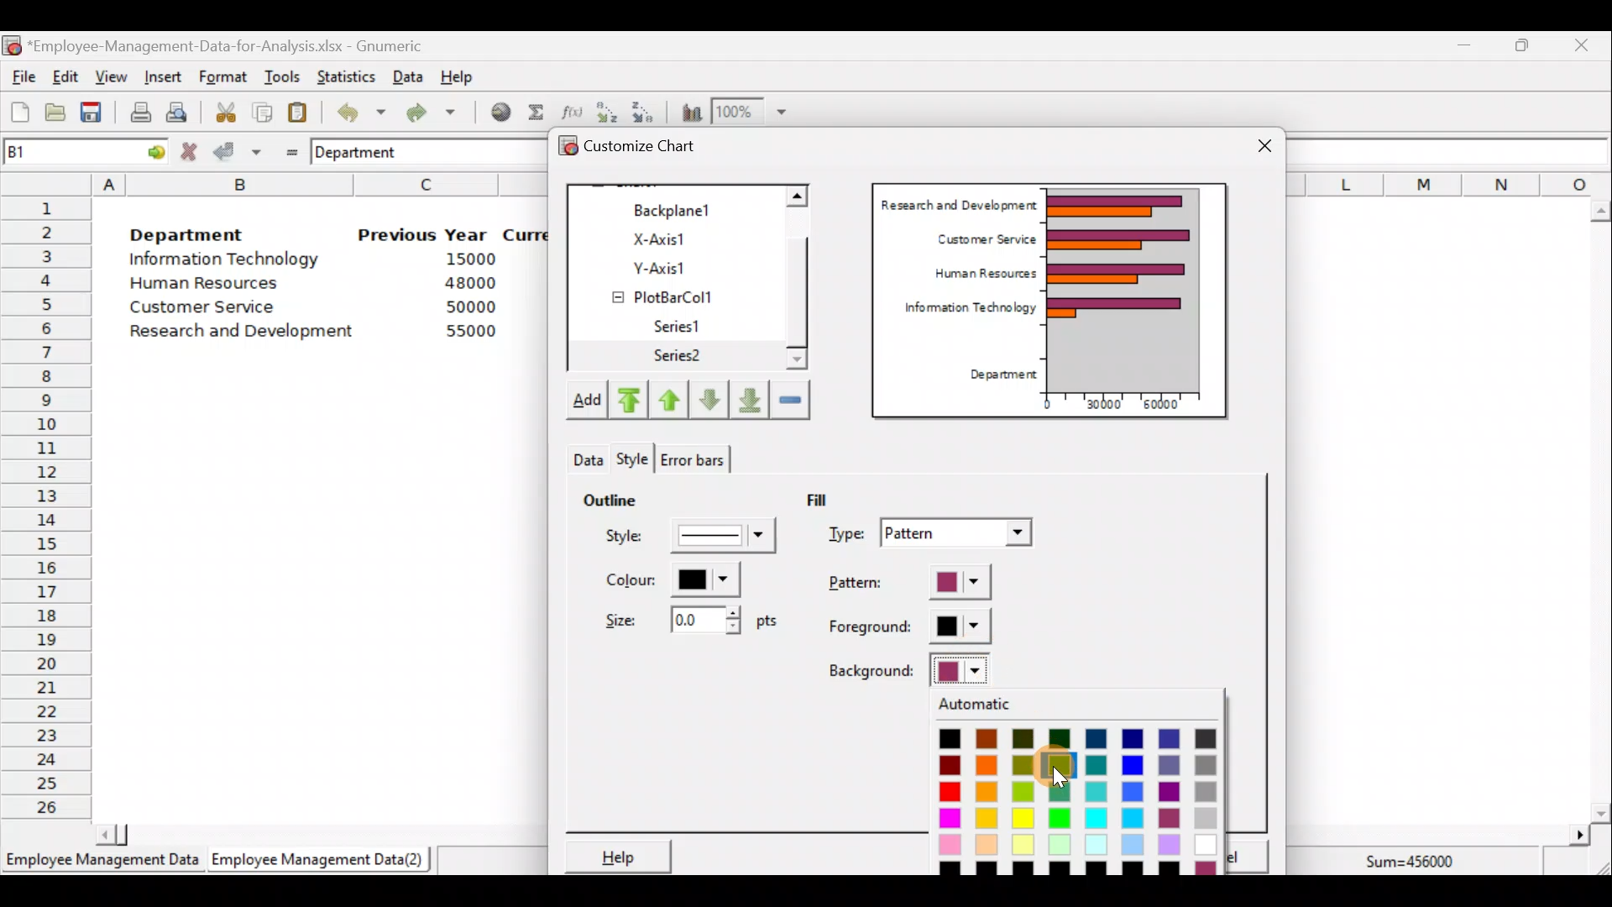 This screenshot has width=1612, height=907. Describe the element at coordinates (352, 108) in the screenshot. I see `Undo last action` at that location.